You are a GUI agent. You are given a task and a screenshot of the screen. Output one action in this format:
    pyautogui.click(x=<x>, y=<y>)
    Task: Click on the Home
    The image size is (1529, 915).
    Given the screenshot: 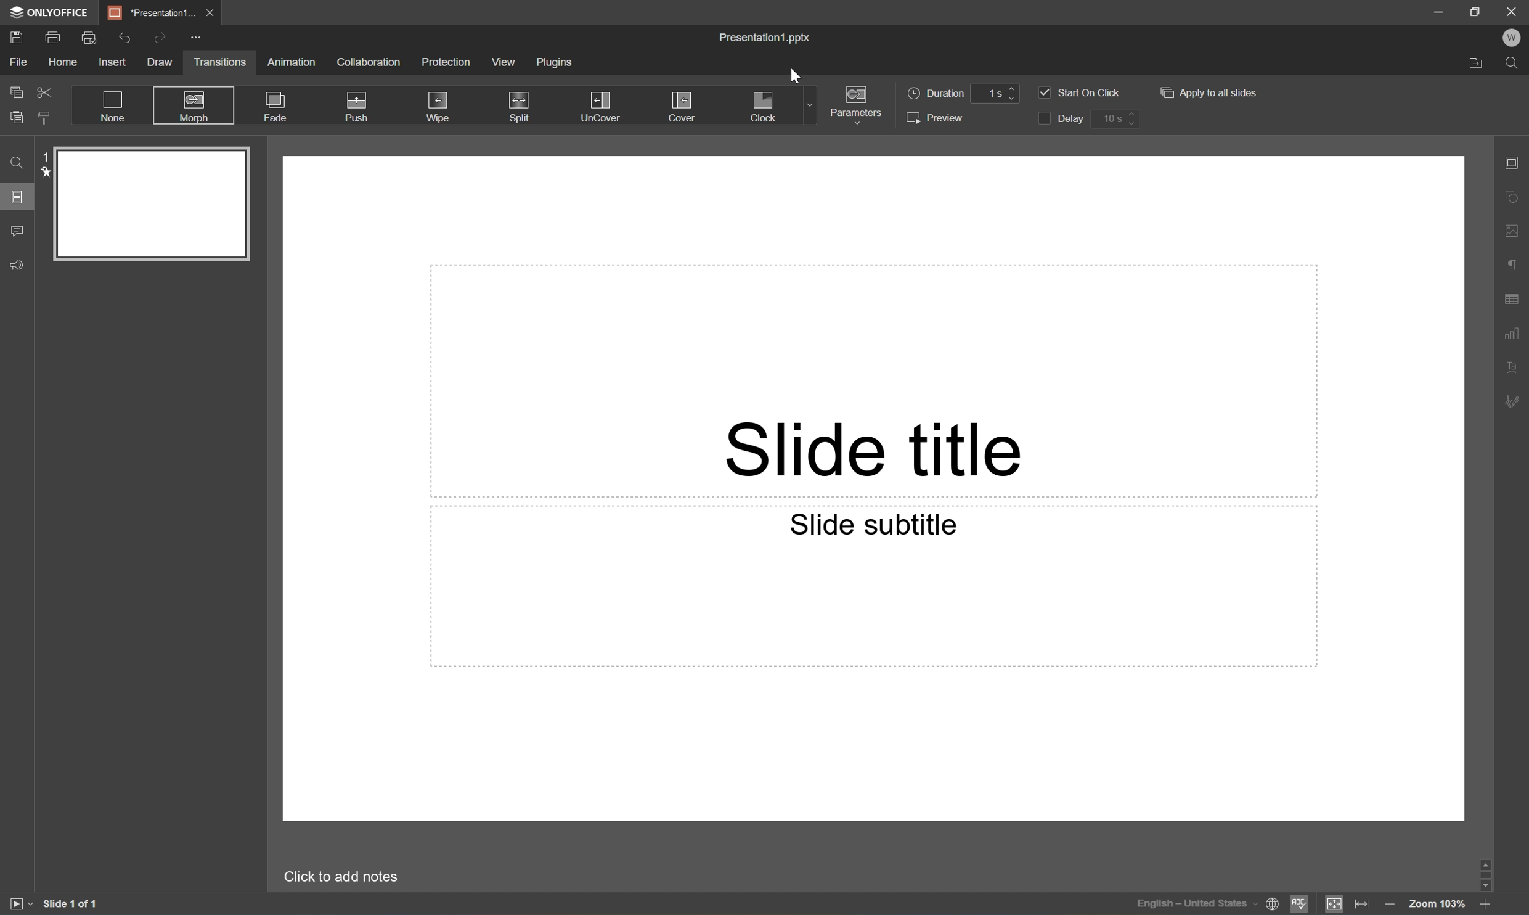 What is the action you would take?
    pyautogui.click(x=65, y=63)
    